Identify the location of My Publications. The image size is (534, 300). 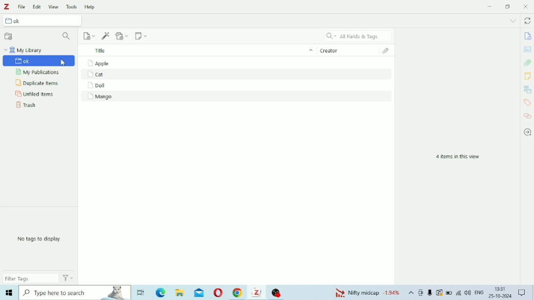
(39, 72).